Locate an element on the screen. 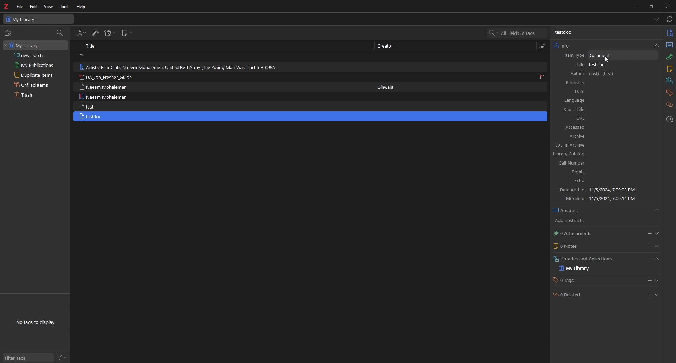 This screenshot has height=363, width=676. minimize is located at coordinates (634, 6).